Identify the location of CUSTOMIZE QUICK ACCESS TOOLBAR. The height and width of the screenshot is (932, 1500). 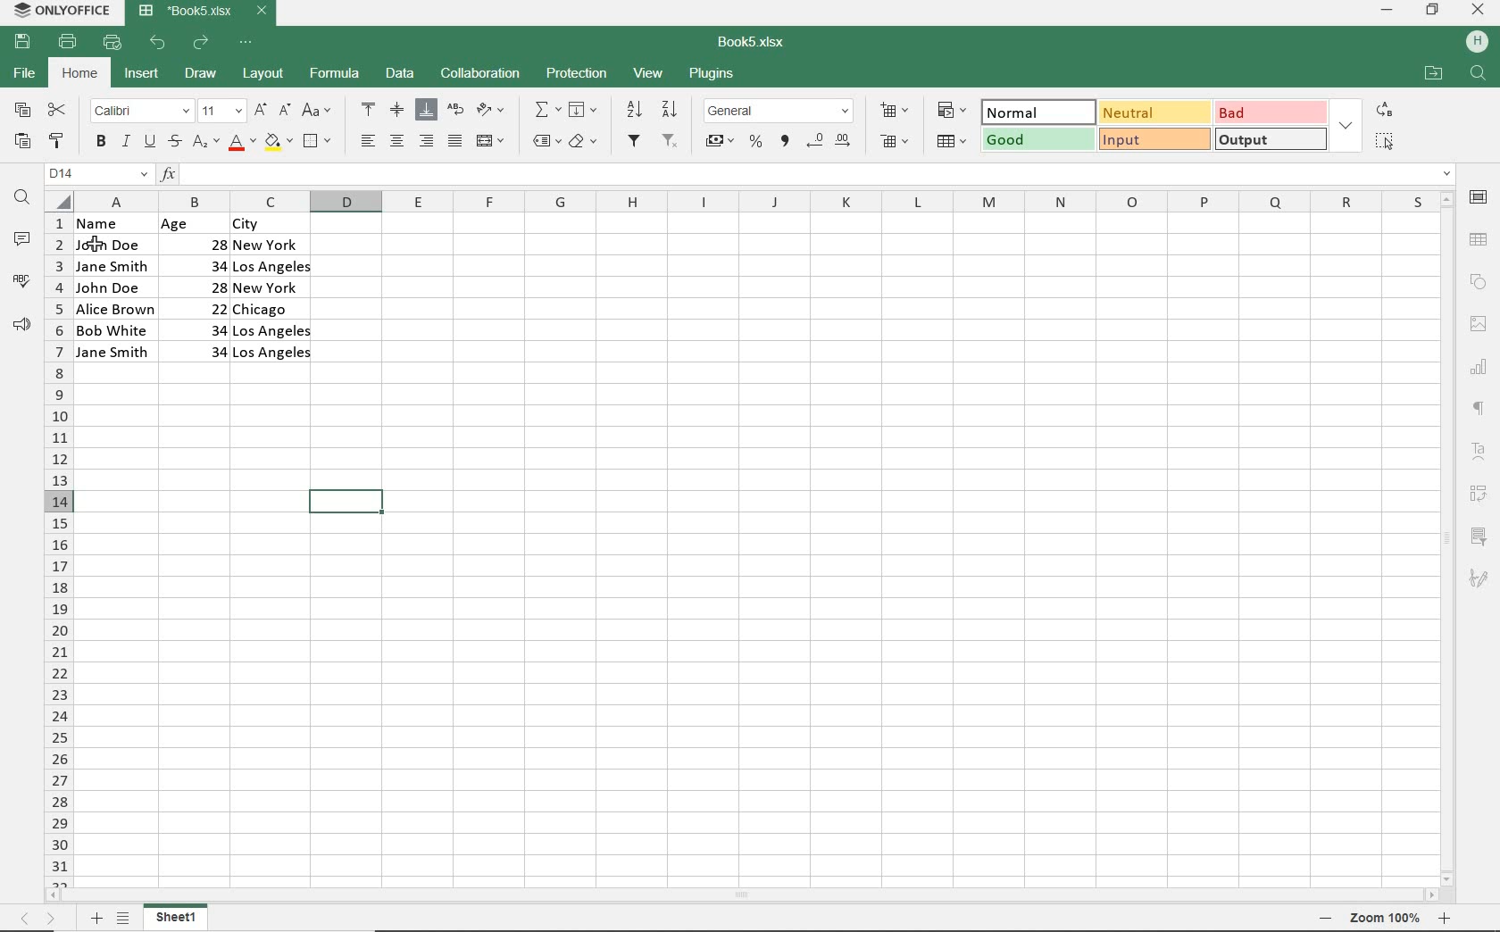
(251, 41).